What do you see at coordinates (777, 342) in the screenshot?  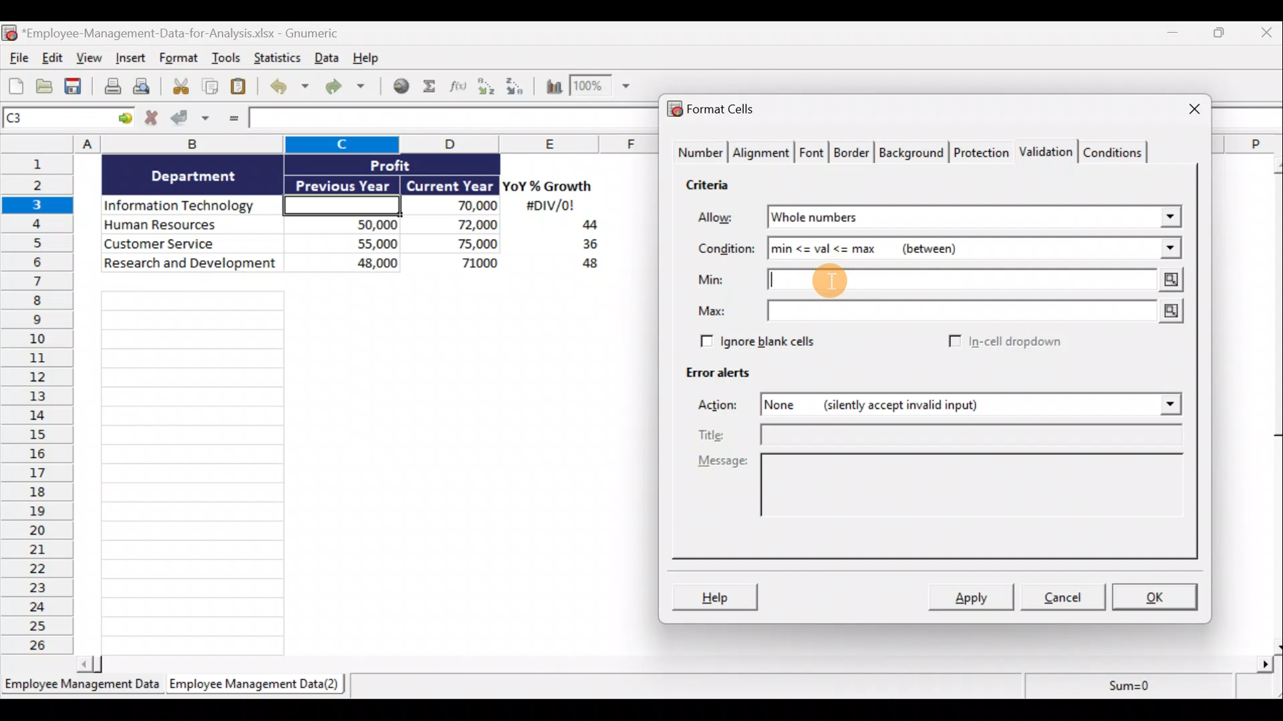 I see `Ignore blank cells` at bounding box center [777, 342].